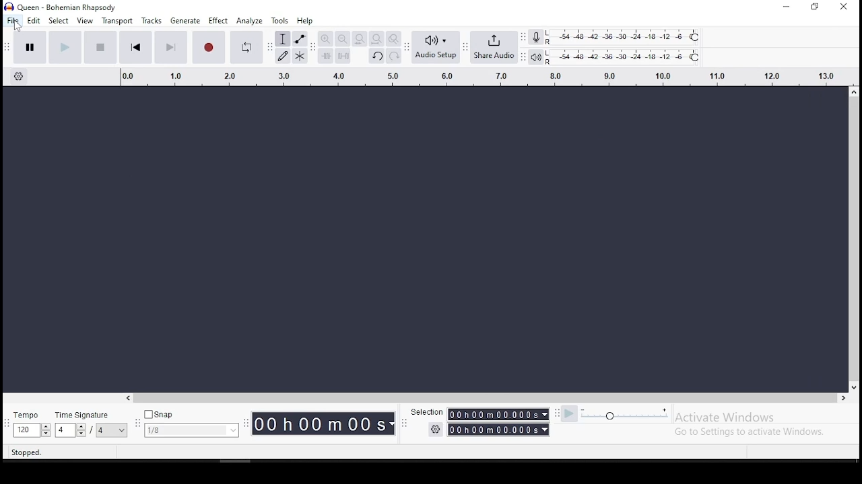 Image resolution: width=862 pixels, height=484 pixels. What do you see at coordinates (62, 6) in the screenshot?
I see `icon` at bounding box center [62, 6].